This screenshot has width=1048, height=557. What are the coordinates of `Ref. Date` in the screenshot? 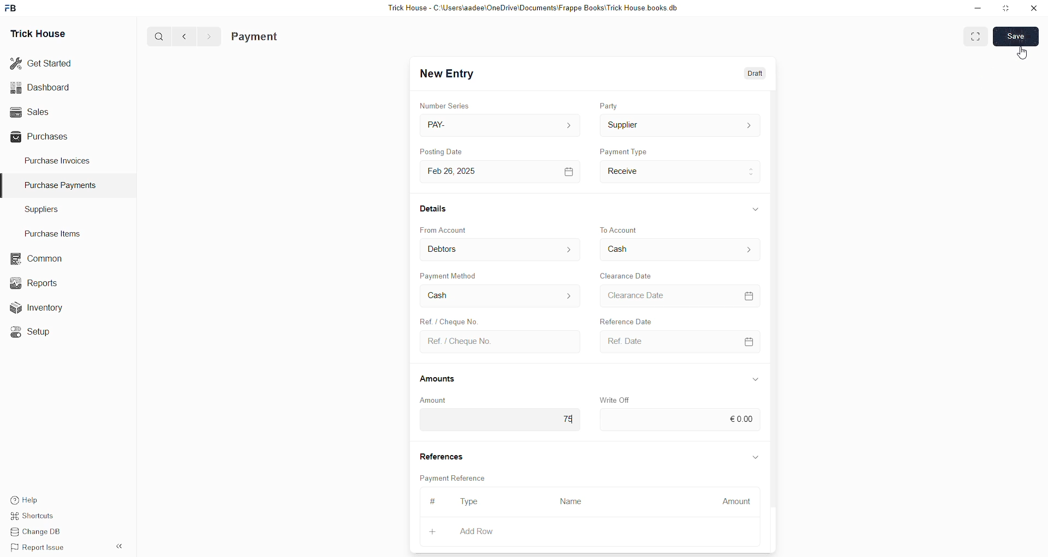 It's located at (676, 341).